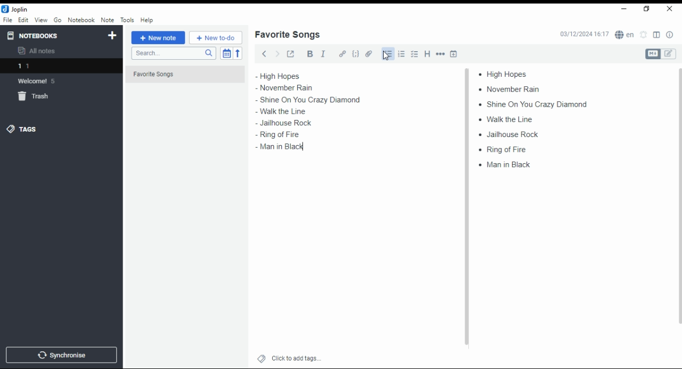  I want to click on restore, so click(648, 9).